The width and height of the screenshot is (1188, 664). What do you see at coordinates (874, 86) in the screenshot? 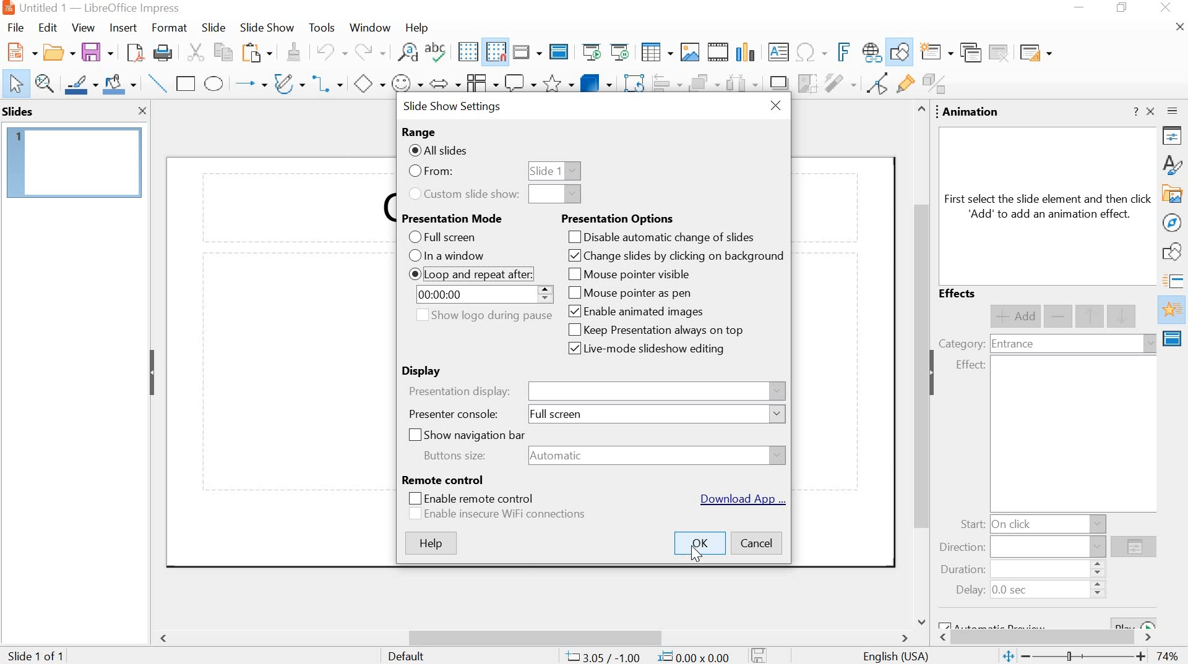
I see `toggle point edit mode` at bounding box center [874, 86].